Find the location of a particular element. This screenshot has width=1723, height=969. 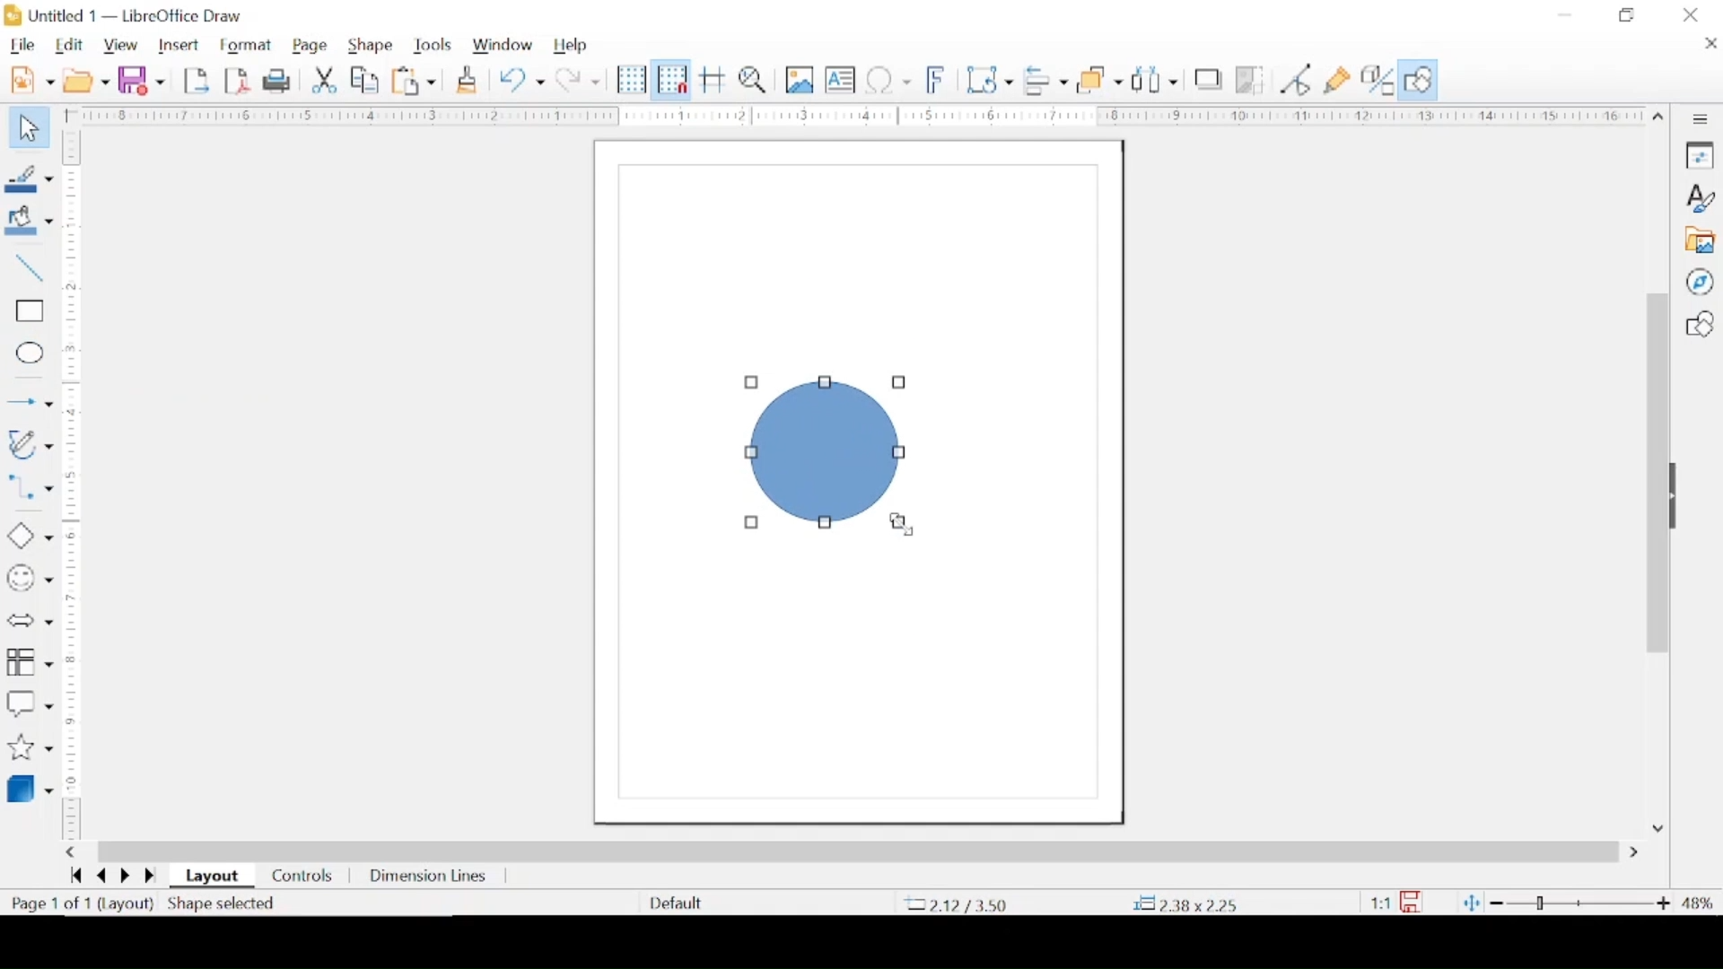

go forwards is located at coordinates (148, 877).